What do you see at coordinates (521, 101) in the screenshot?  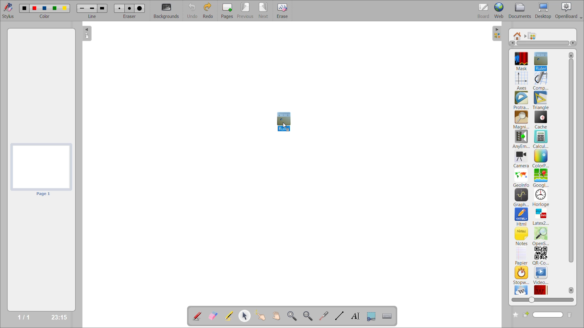 I see `protractor` at bounding box center [521, 101].